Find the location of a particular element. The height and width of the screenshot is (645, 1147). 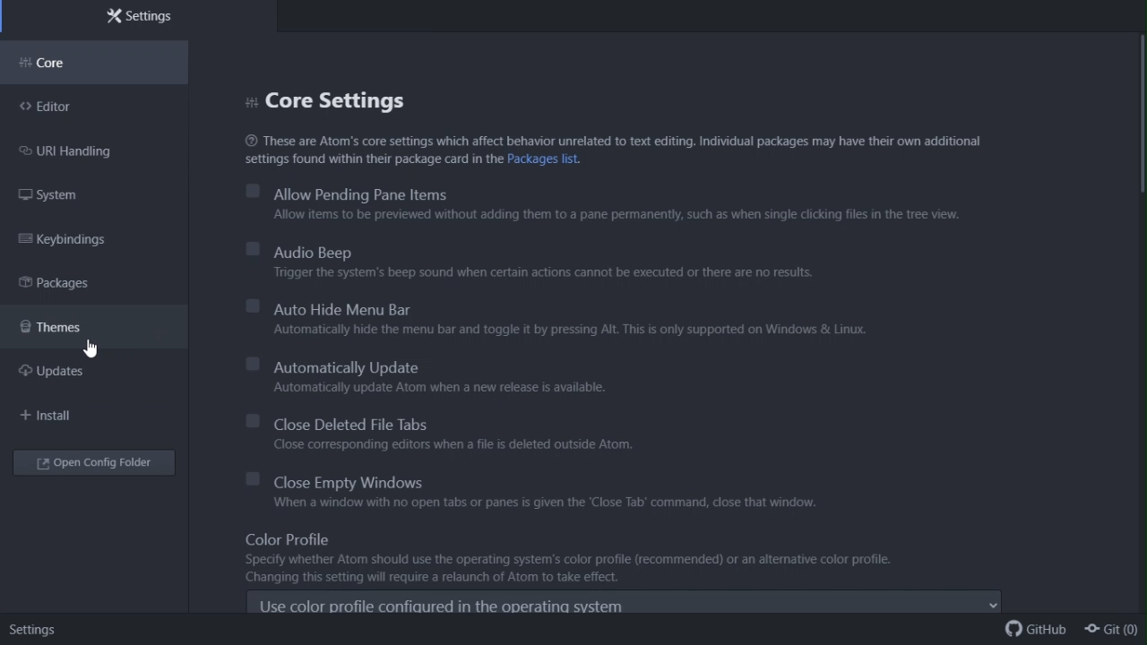

git is located at coordinates (1113, 630).